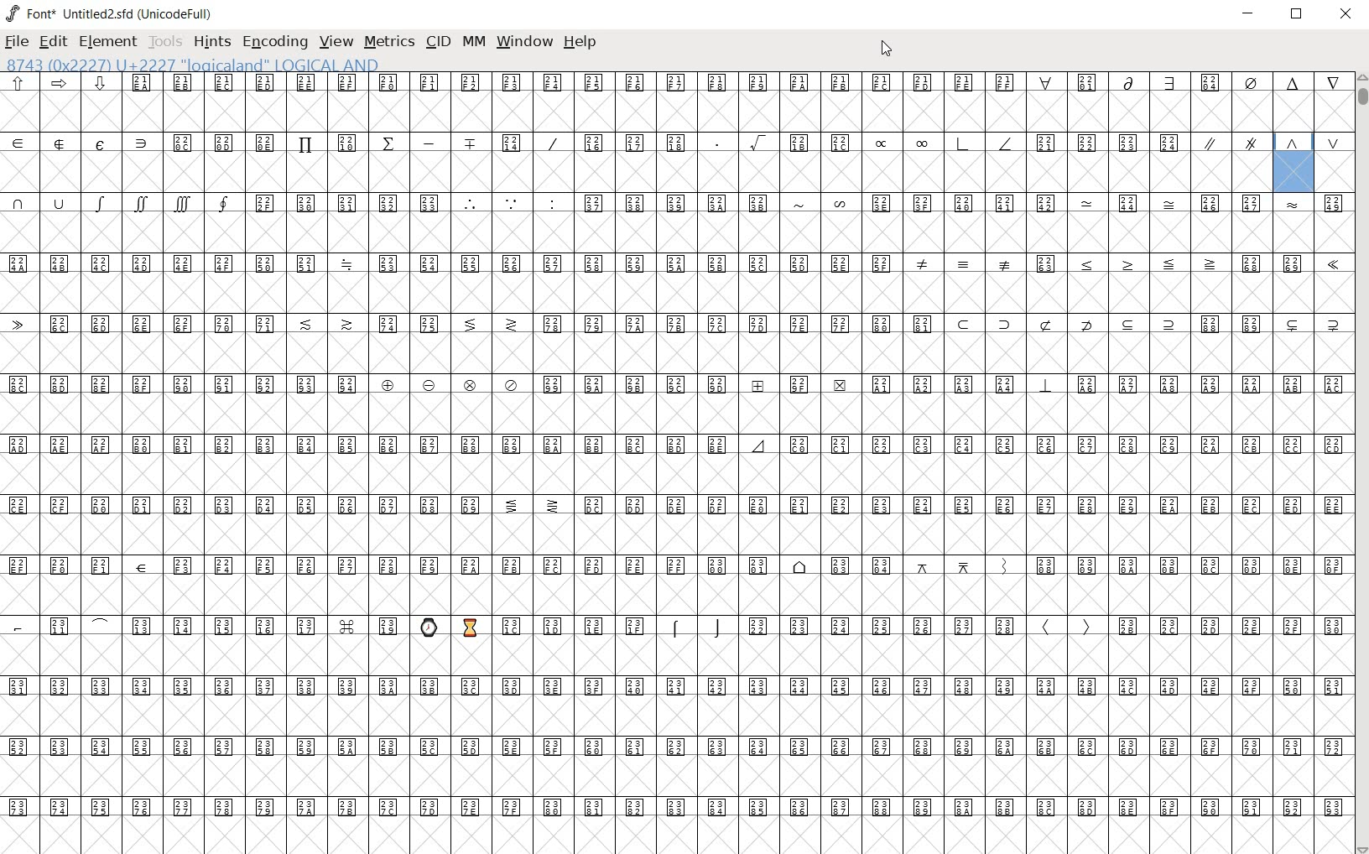 The width and height of the screenshot is (1369, 854). I want to click on edit, so click(52, 41).